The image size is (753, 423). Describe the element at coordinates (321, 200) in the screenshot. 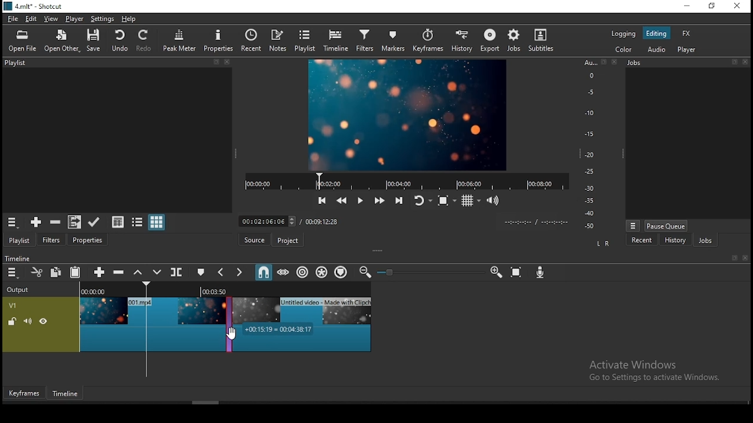

I see `skip to the previous point` at that location.